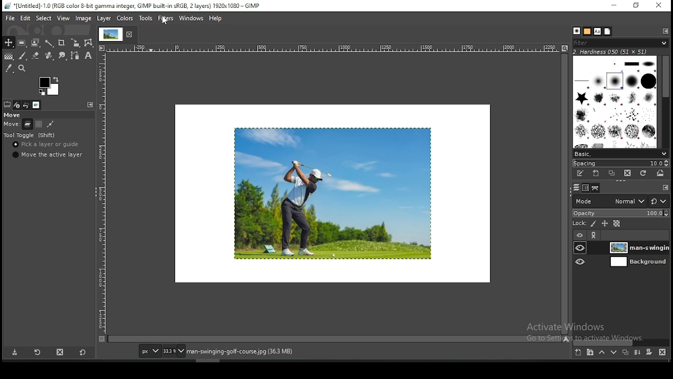  I want to click on mouse pointer, so click(168, 21).